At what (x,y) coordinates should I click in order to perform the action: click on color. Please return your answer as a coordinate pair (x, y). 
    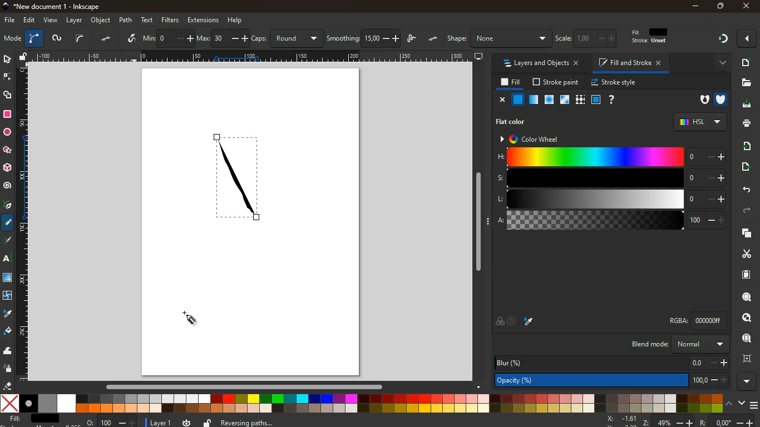
    Looking at the image, I should click on (362, 404).